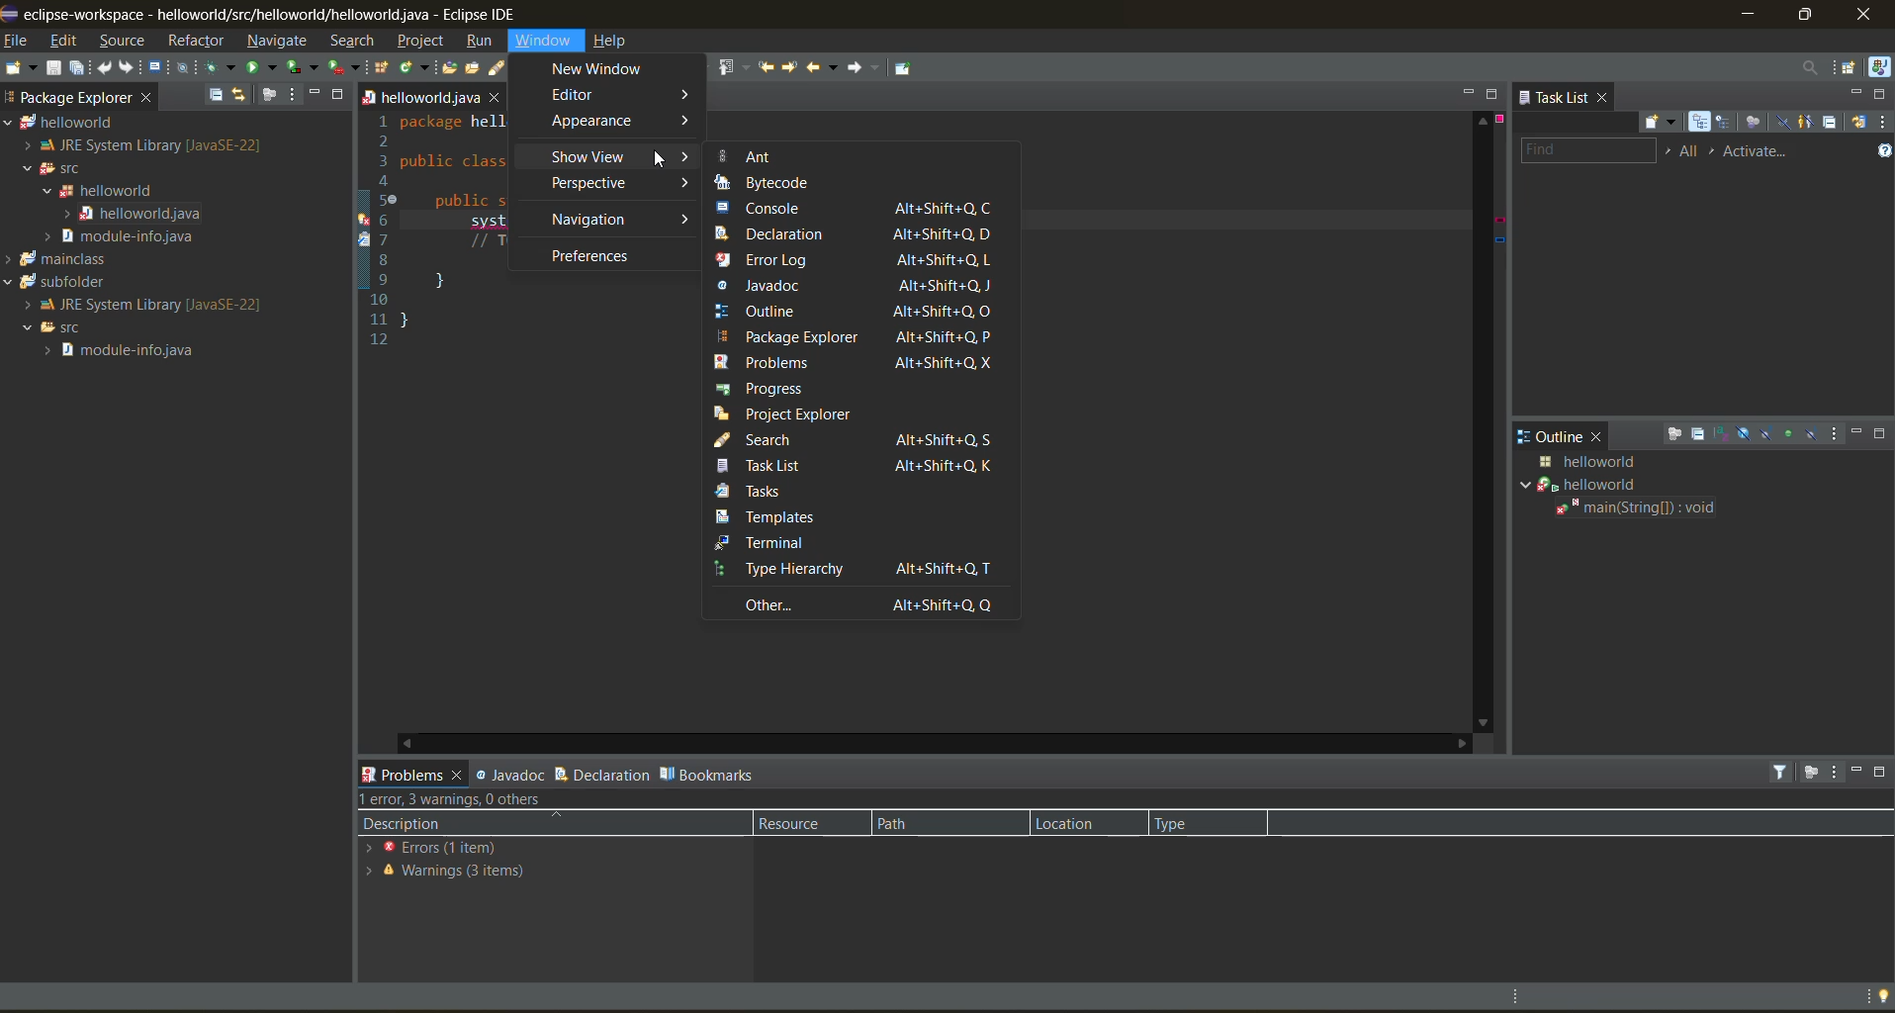 The height and width of the screenshot is (1013, 1895). Describe the element at coordinates (1781, 772) in the screenshot. I see `filters` at that location.